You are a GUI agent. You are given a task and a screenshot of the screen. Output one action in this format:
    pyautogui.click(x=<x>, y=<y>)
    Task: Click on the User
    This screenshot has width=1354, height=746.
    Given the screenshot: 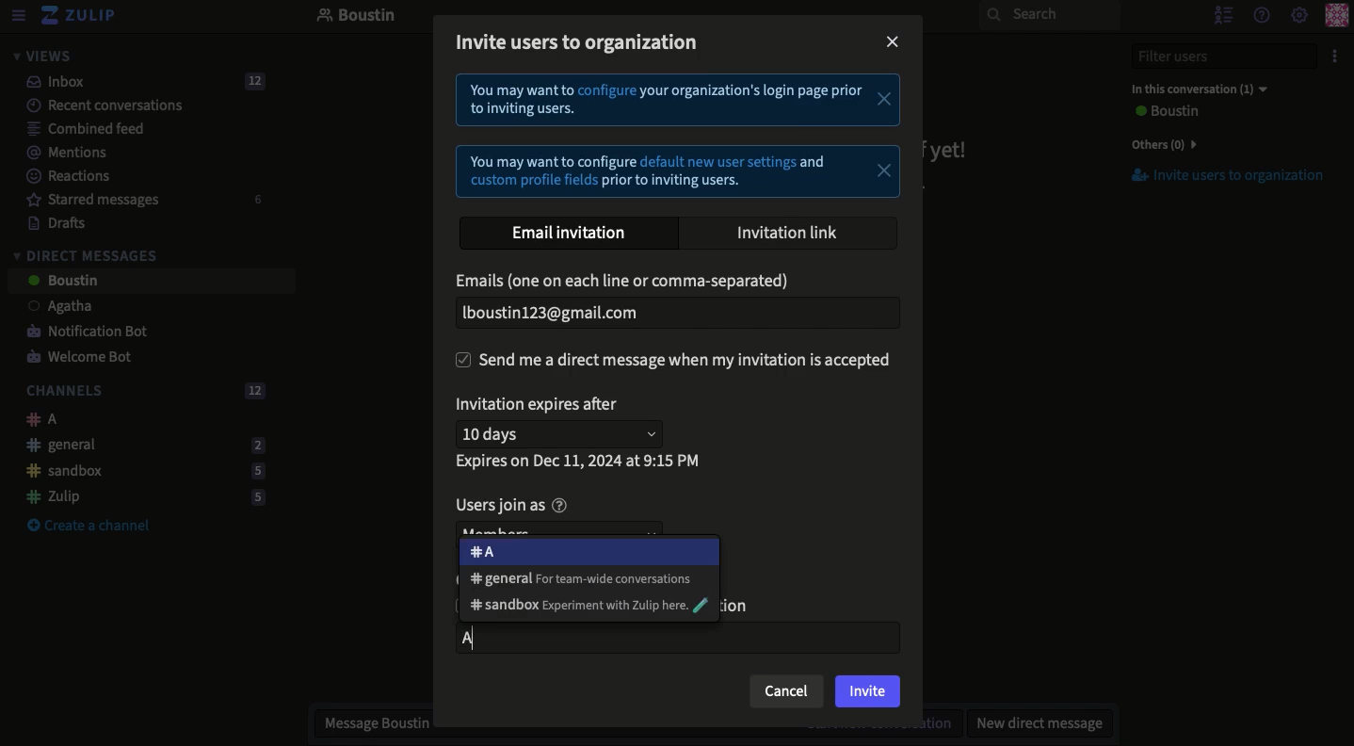 What is the action you would take?
    pyautogui.click(x=1164, y=112)
    